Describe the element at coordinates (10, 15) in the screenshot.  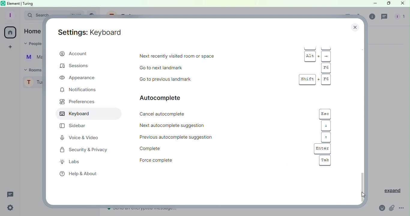
I see `Profile` at that location.